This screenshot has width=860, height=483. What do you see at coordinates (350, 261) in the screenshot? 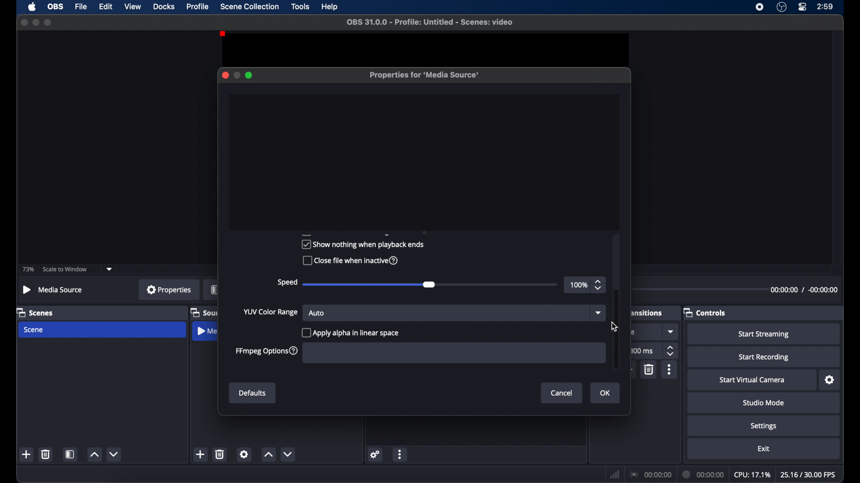
I see `close file when inactive` at bounding box center [350, 261].